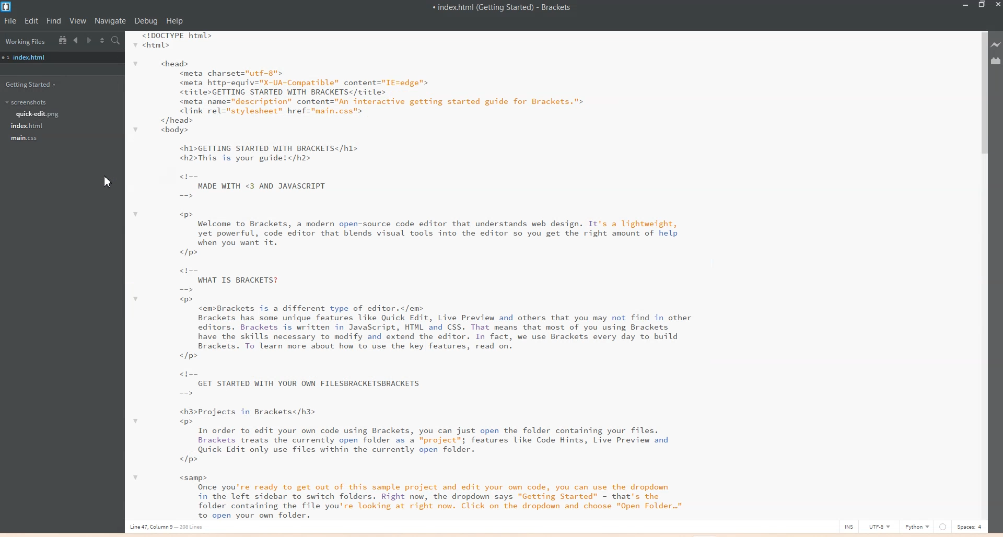  Describe the element at coordinates (430, 275) in the screenshot. I see `Text` at that location.